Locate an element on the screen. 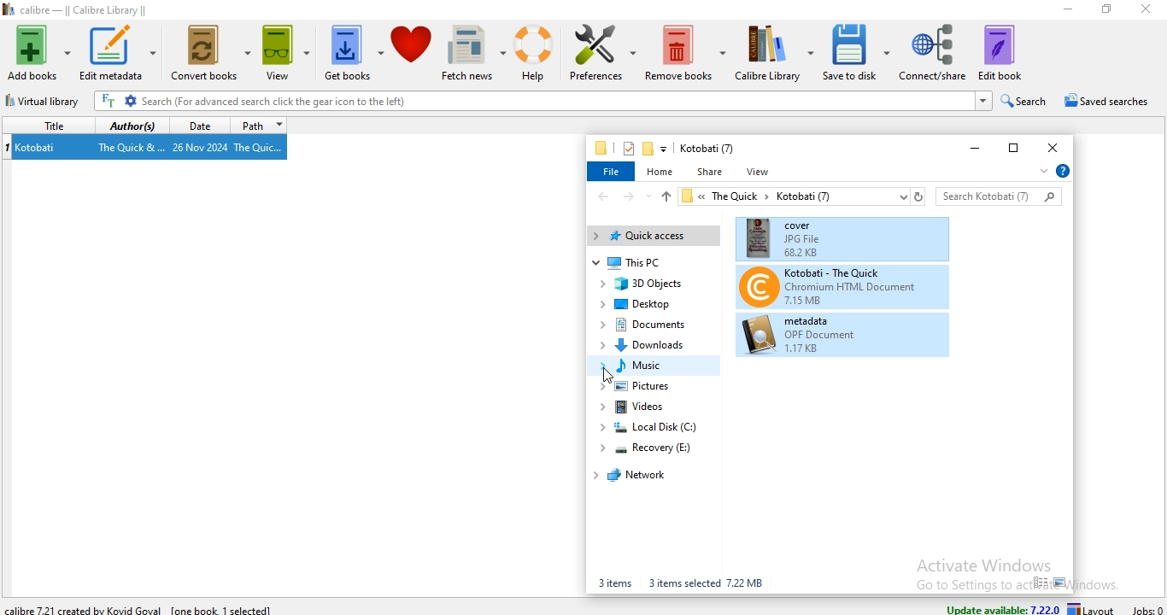 The image size is (1167, 615). file manager logo is located at coordinates (602, 148).